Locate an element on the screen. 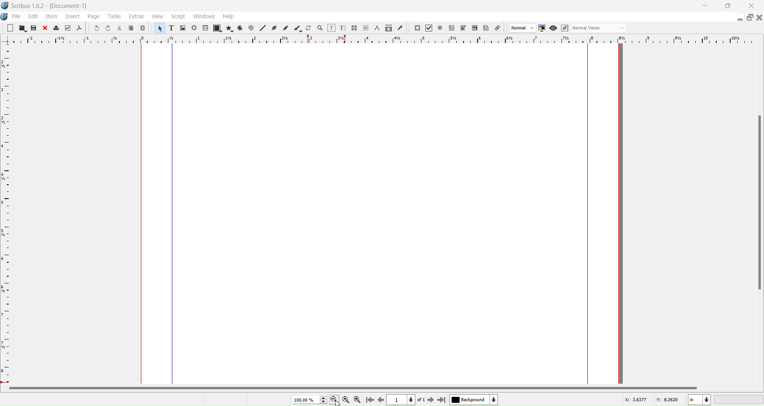 The image size is (764, 406). PDF Push Button is located at coordinates (417, 28).